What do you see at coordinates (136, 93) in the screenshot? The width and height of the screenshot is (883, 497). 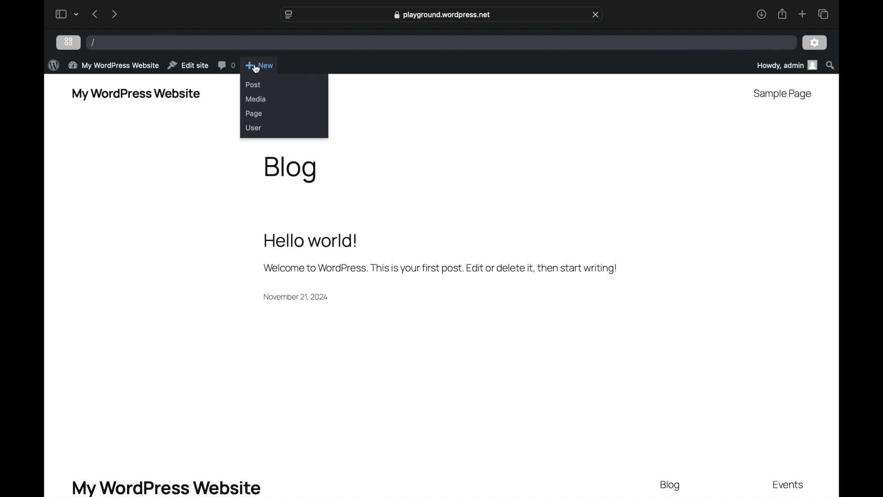 I see `my wordpress website` at bounding box center [136, 93].